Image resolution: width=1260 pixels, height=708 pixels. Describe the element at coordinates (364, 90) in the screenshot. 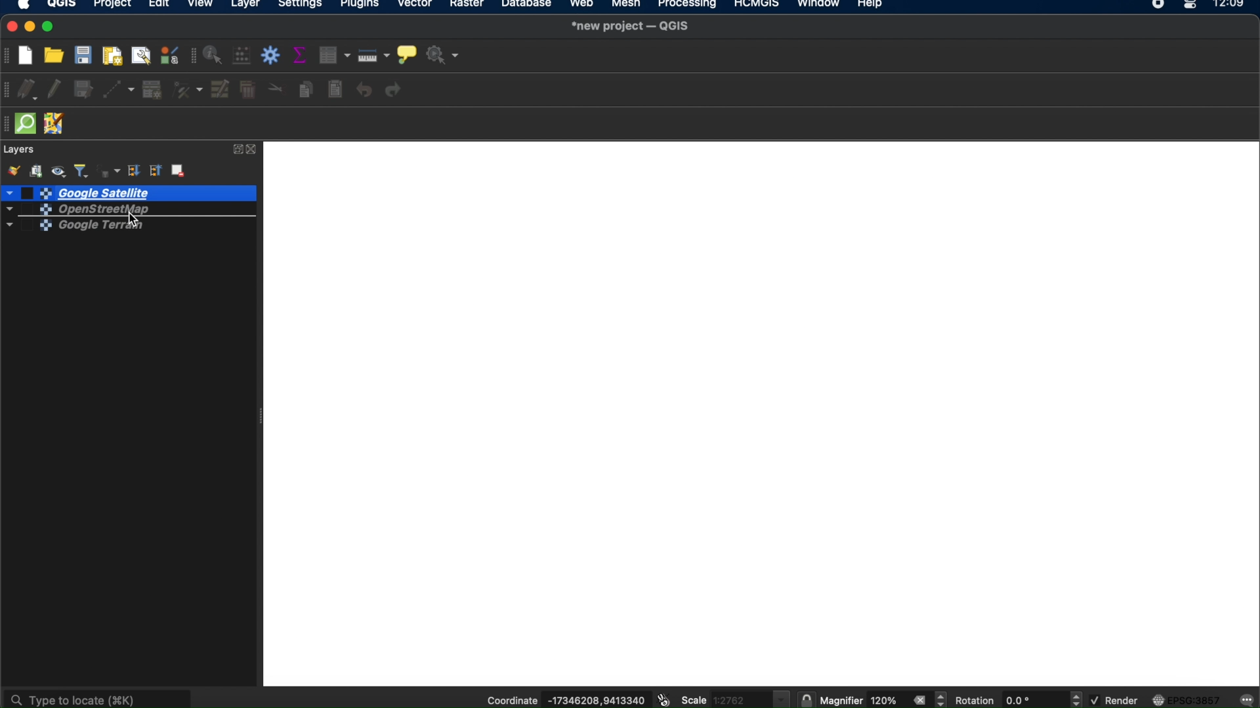

I see `undo` at that location.